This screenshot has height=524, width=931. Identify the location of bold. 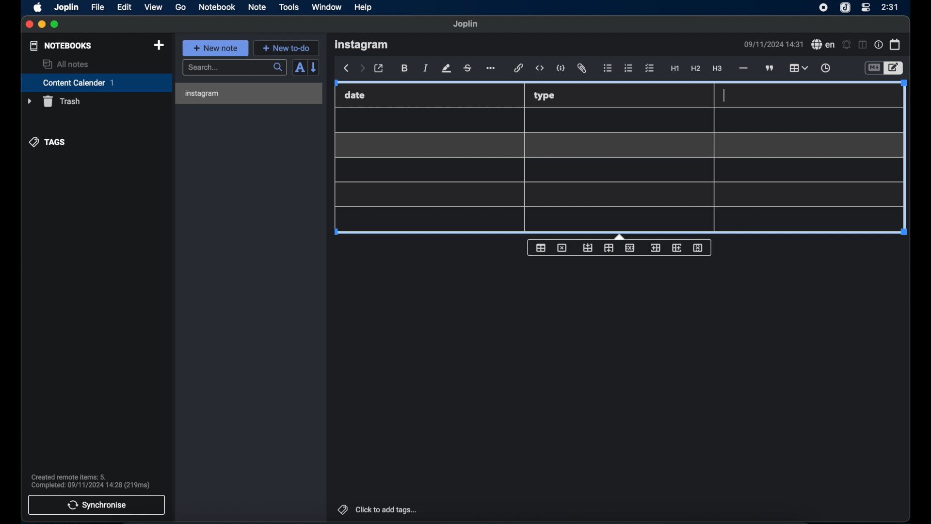
(405, 68).